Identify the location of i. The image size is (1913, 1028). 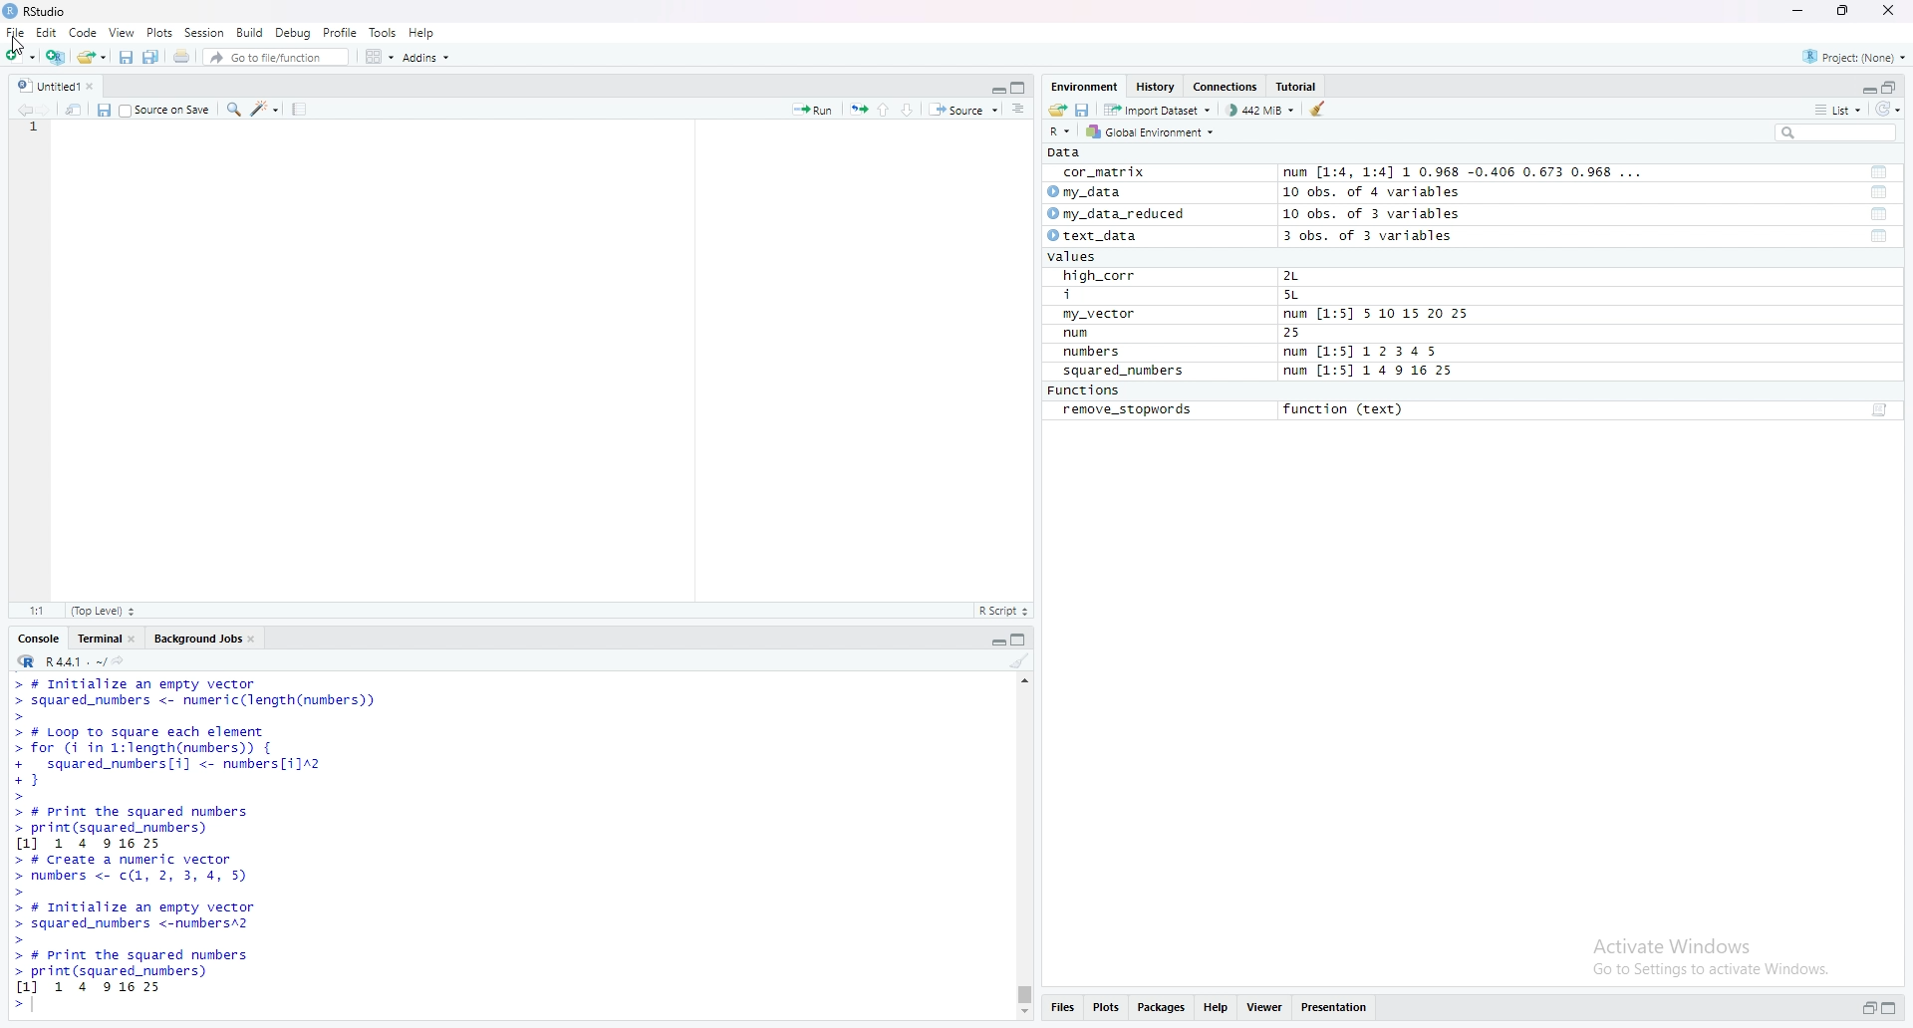
(1093, 293).